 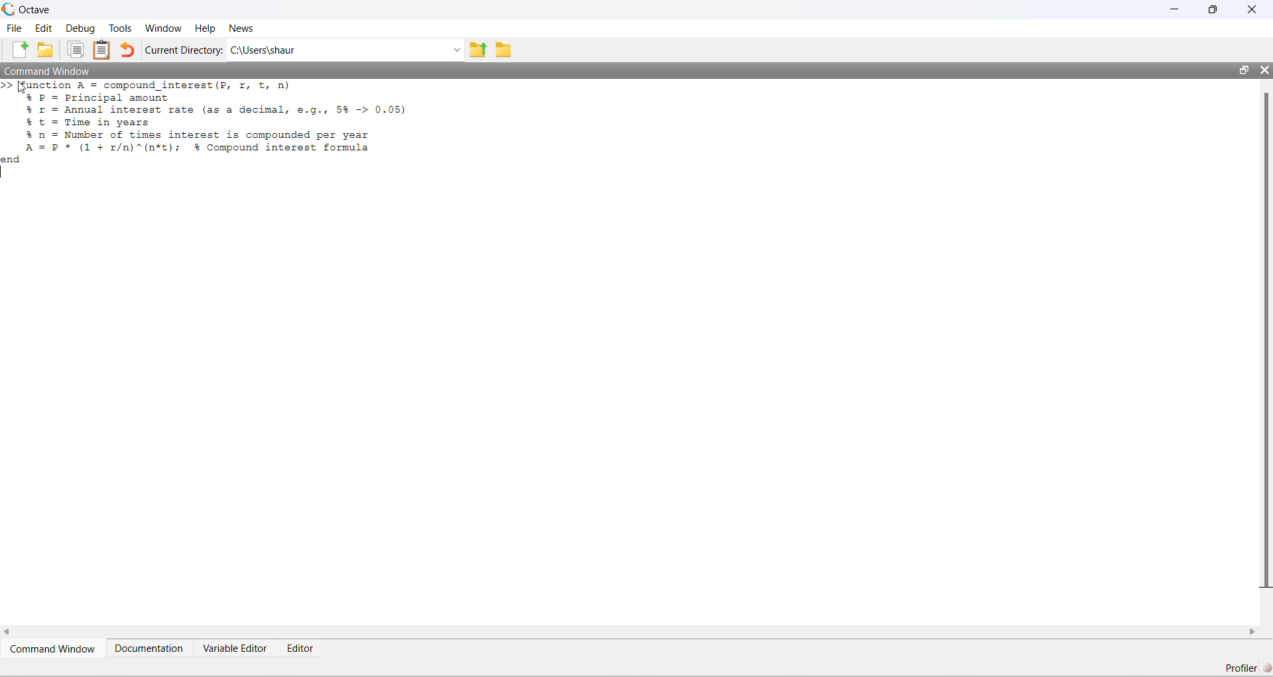 I want to click on Variable Editor, so click(x=235, y=648).